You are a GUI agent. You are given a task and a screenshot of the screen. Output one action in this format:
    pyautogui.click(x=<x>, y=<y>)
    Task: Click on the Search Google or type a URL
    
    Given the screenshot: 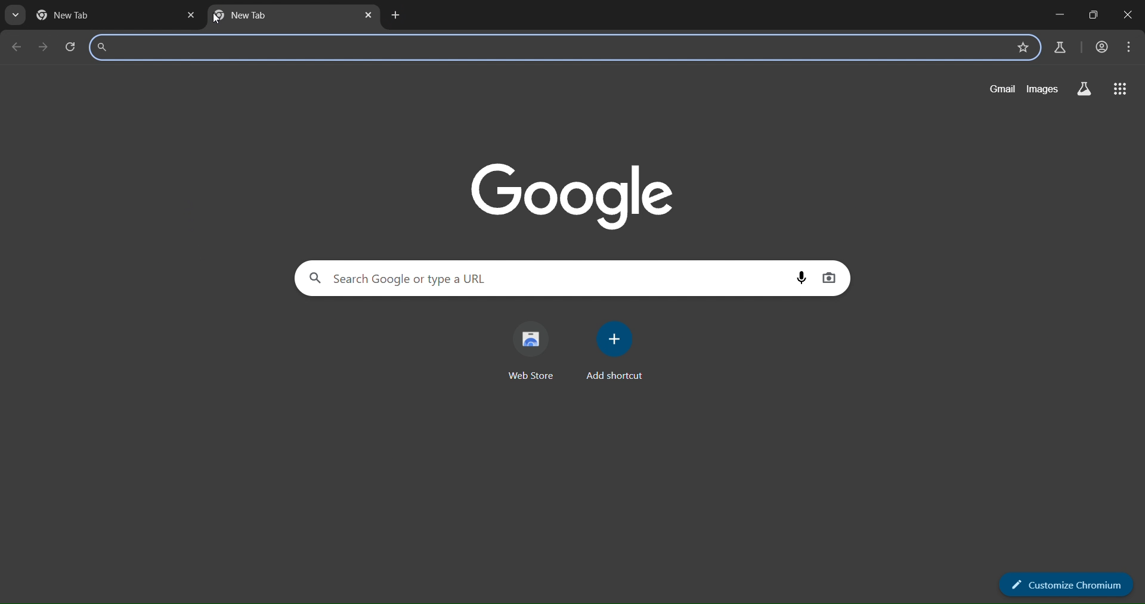 What is the action you would take?
    pyautogui.click(x=547, y=48)
    